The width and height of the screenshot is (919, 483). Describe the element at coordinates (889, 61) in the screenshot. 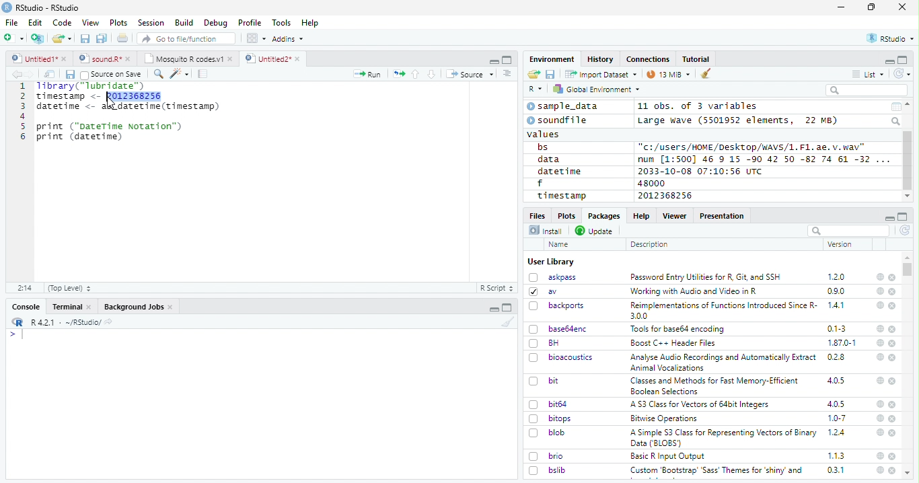

I see `minimize` at that location.